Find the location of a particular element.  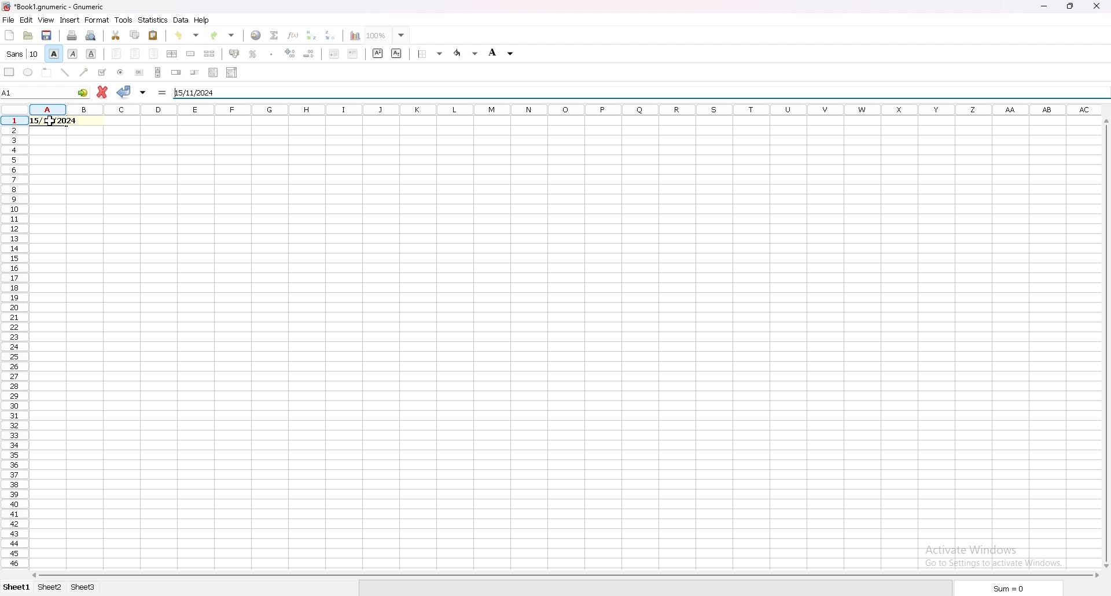

percentage is located at coordinates (253, 54).